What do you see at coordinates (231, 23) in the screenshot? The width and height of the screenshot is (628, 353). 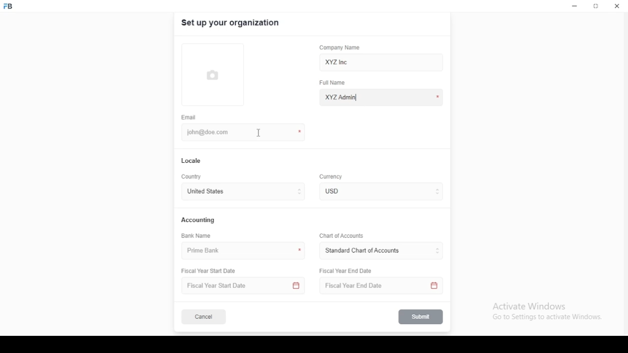 I see `set up your organization` at bounding box center [231, 23].